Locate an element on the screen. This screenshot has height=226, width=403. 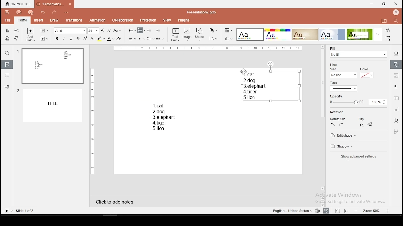
add slide is located at coordinates (31, 35).